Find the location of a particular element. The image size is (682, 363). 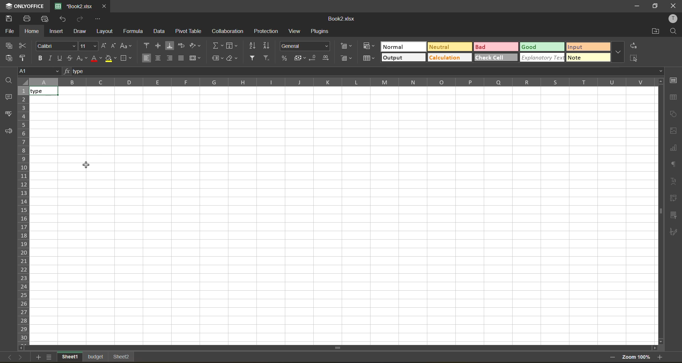

paste is located at coordinates (10, 47).